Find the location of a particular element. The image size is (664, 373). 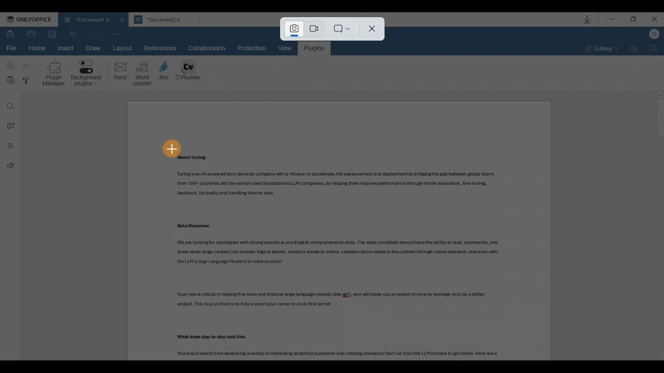

File is located at coordinates (13, 49).